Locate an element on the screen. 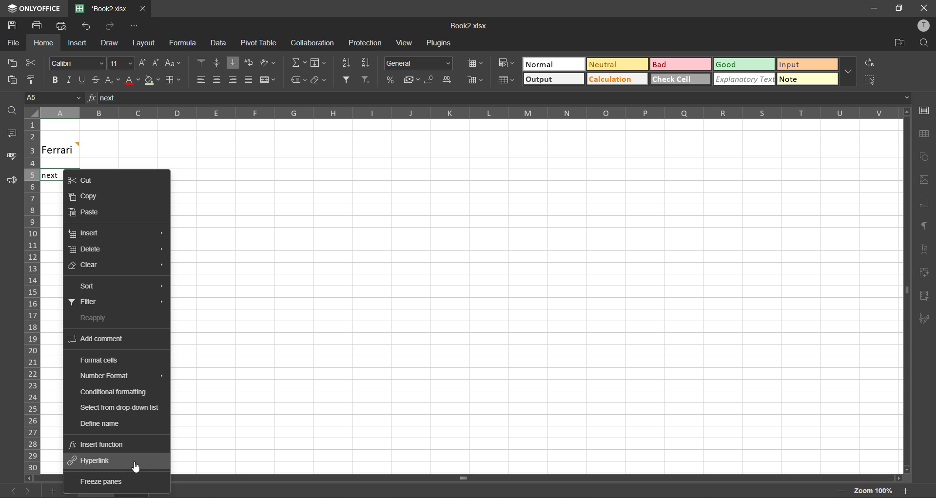  open location is located at coordinates (901, 43).